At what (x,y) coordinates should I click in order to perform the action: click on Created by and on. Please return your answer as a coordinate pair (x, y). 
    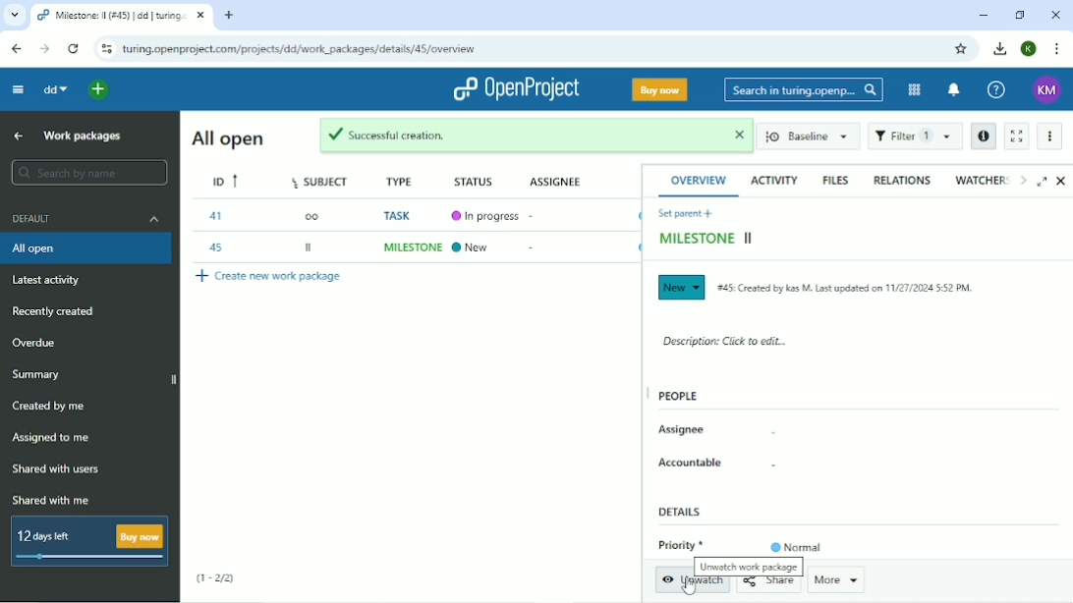
    Looking at the image, I should click on (846, 288).